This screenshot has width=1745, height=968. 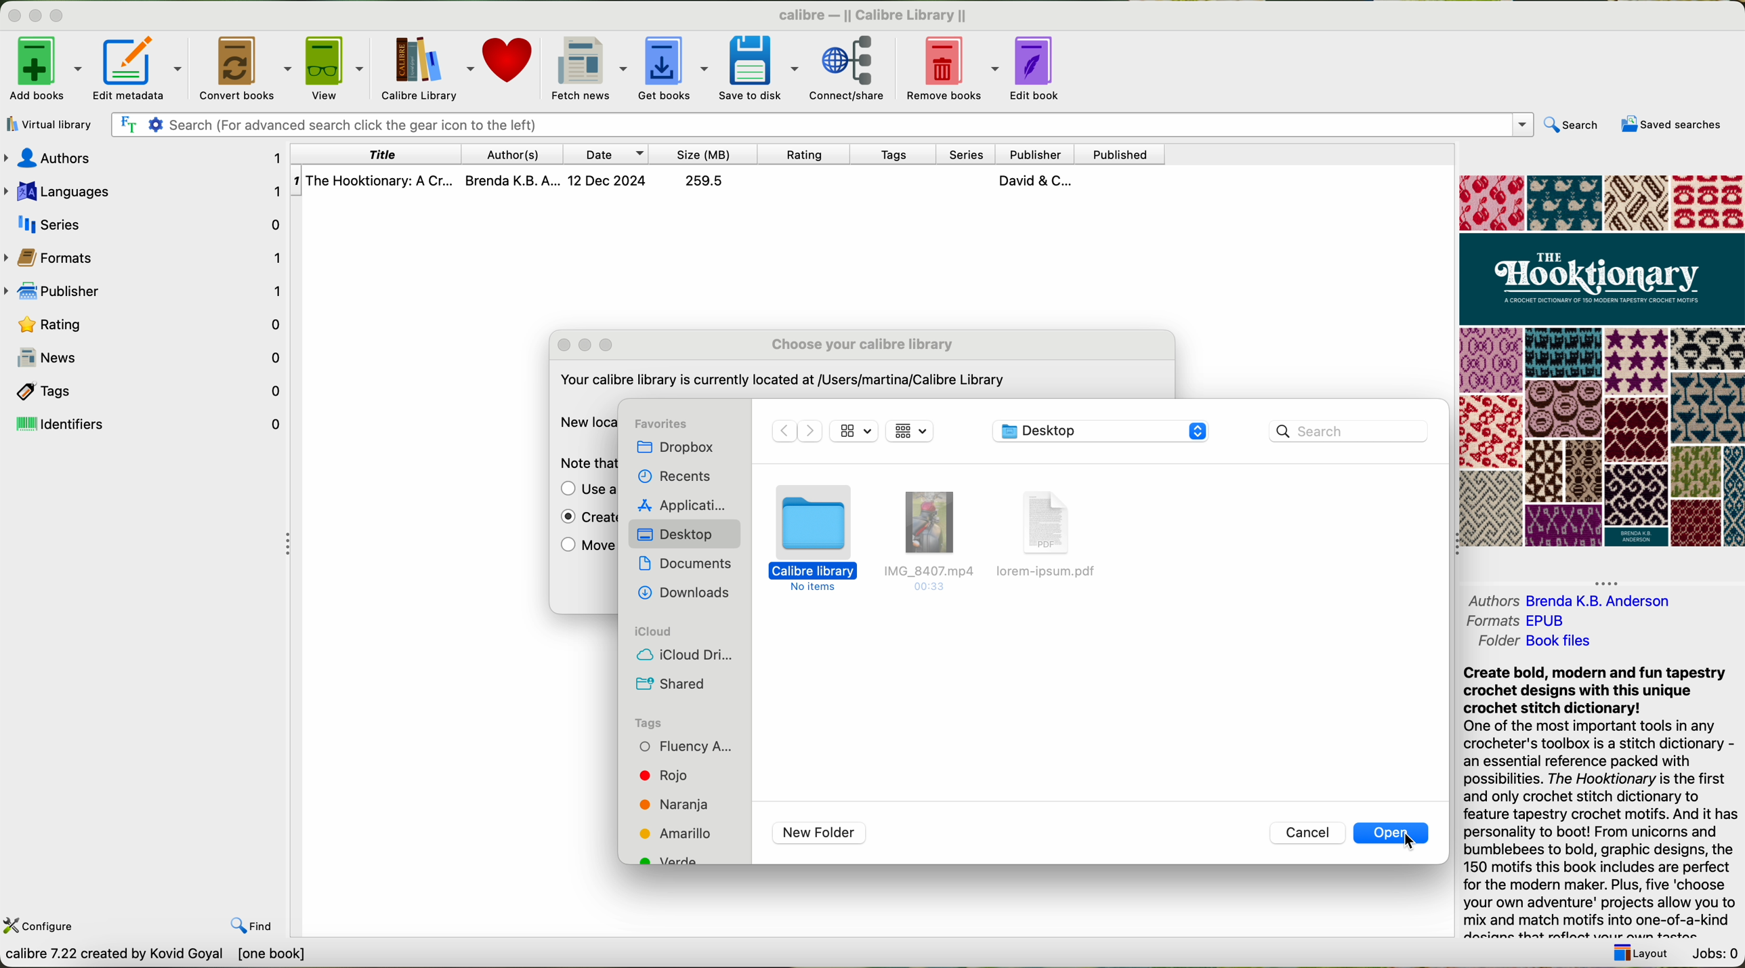 What do you see at coordinates (683, 534) in the screenshot?
I see `desktop` at bounding box center [683, 534].